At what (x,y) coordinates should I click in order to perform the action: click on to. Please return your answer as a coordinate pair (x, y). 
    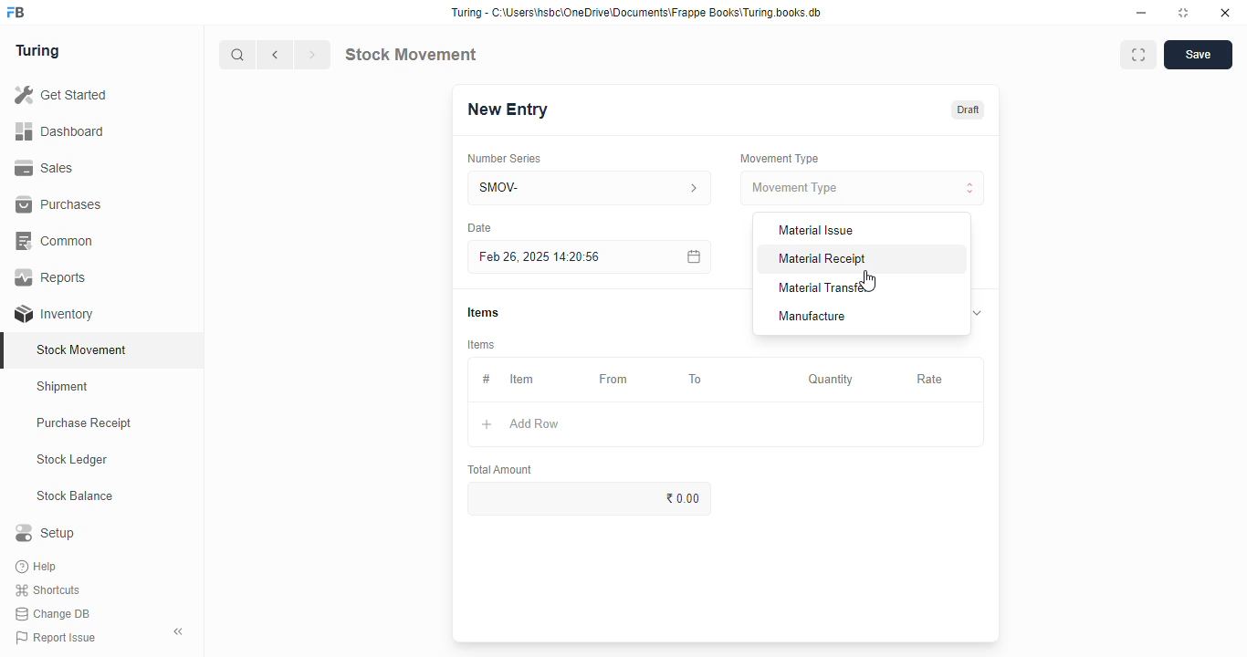
    Looking at the image, I should click on (697, 380).